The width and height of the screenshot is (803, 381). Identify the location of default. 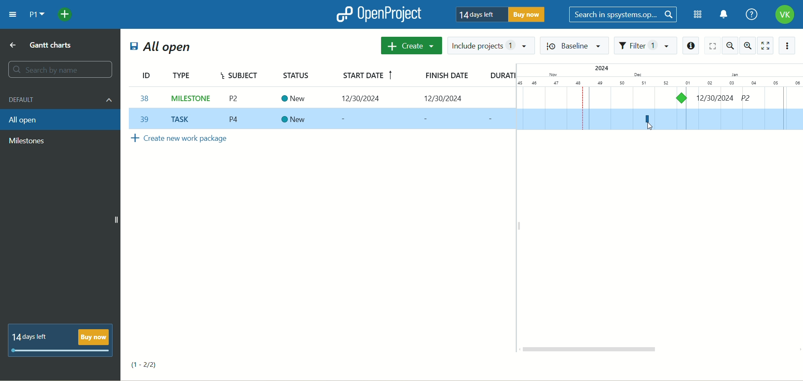
(61, 99).